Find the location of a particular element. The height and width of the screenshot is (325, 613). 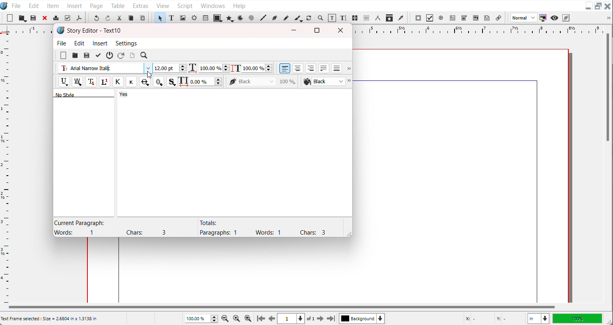

Software logo is located at coordinates (61, 30).